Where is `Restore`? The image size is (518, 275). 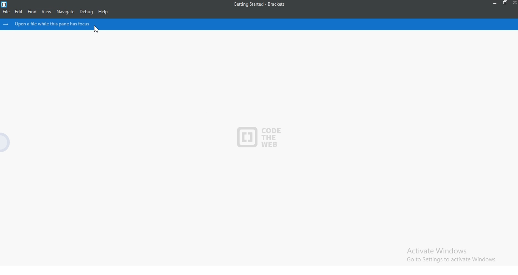 Restore is located at coordinates (505, 3).